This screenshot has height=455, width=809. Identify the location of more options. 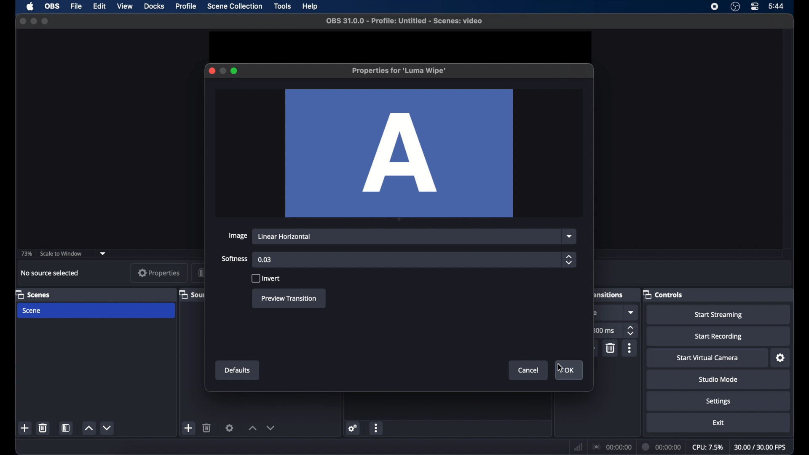
(630, 348).